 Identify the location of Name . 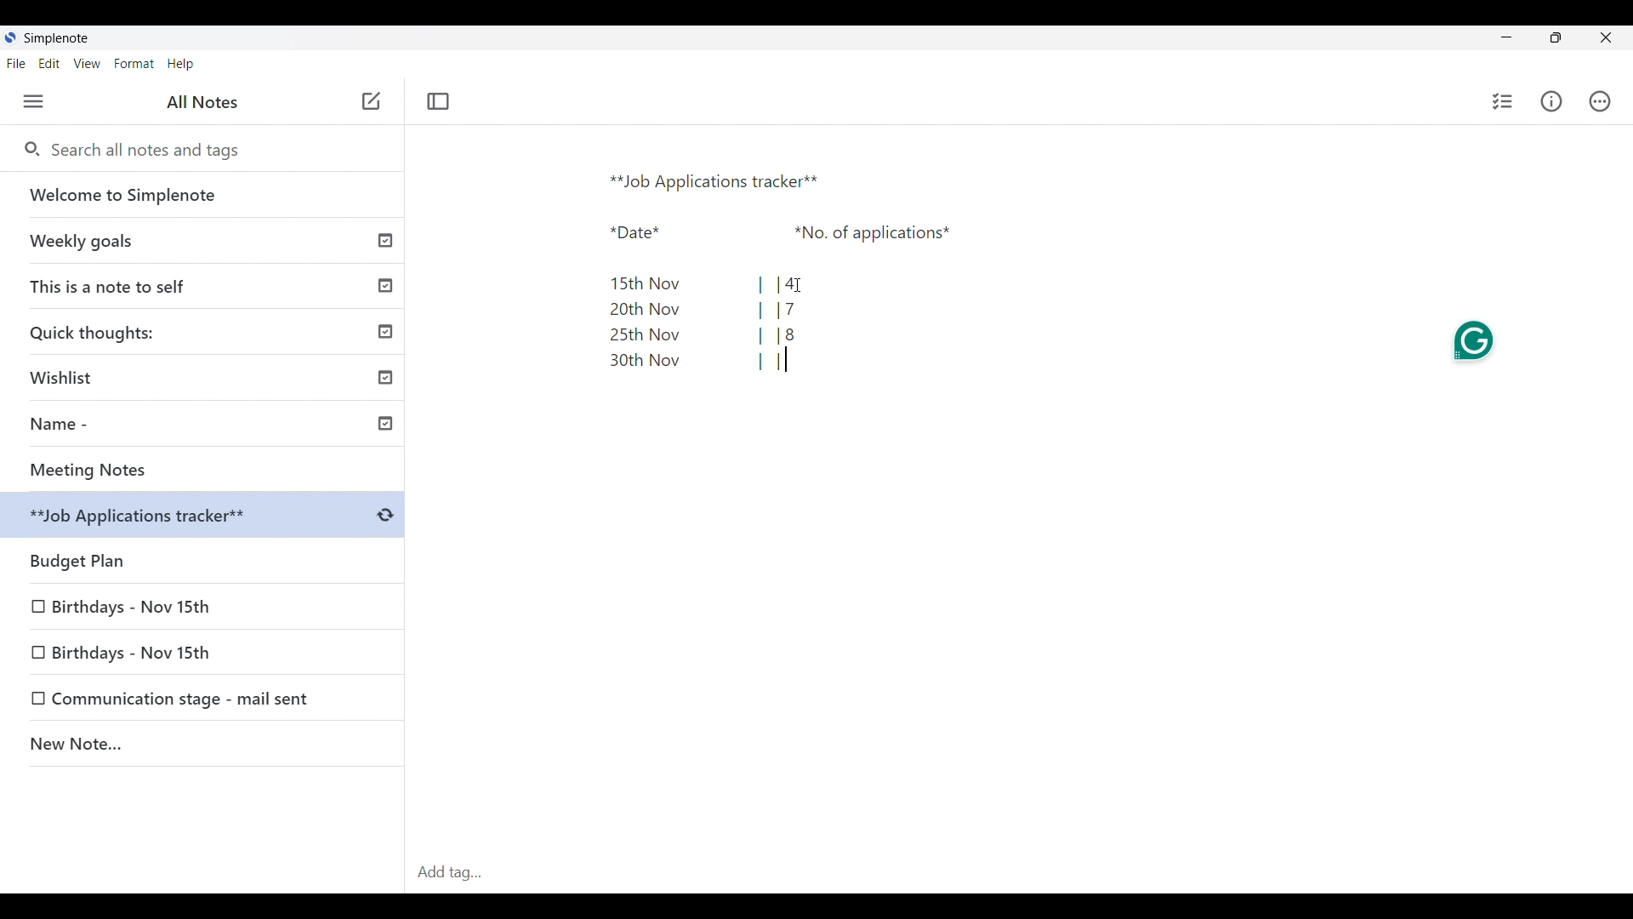
(209, 426).